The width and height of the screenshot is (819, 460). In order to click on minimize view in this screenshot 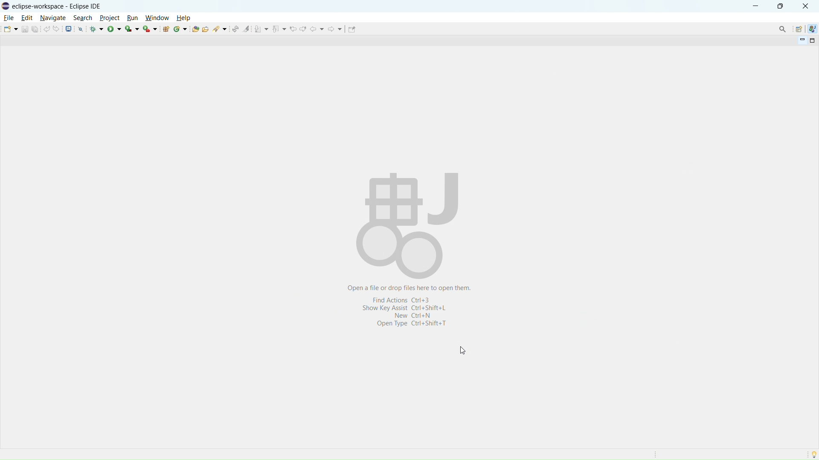, I will do `click(801, 41)`.